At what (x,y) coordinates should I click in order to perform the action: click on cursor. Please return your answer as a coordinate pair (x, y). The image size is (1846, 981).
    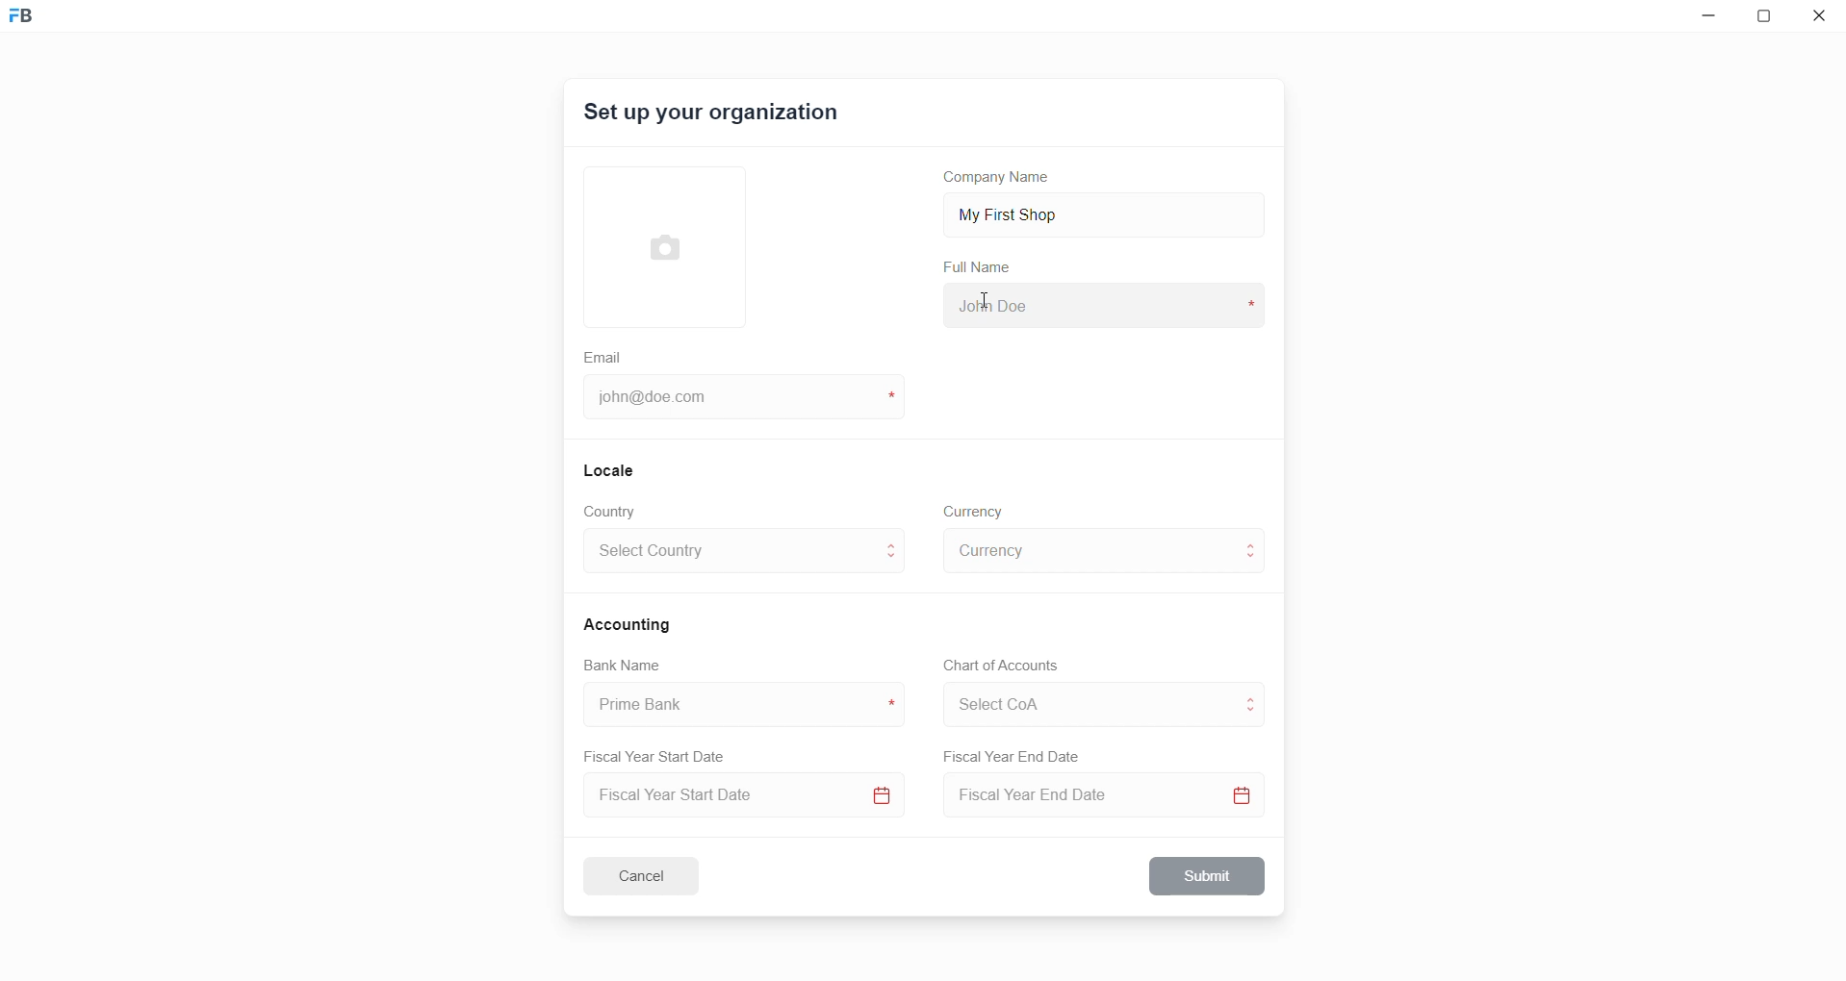
    Looking at the image, I should click on (987, 303).